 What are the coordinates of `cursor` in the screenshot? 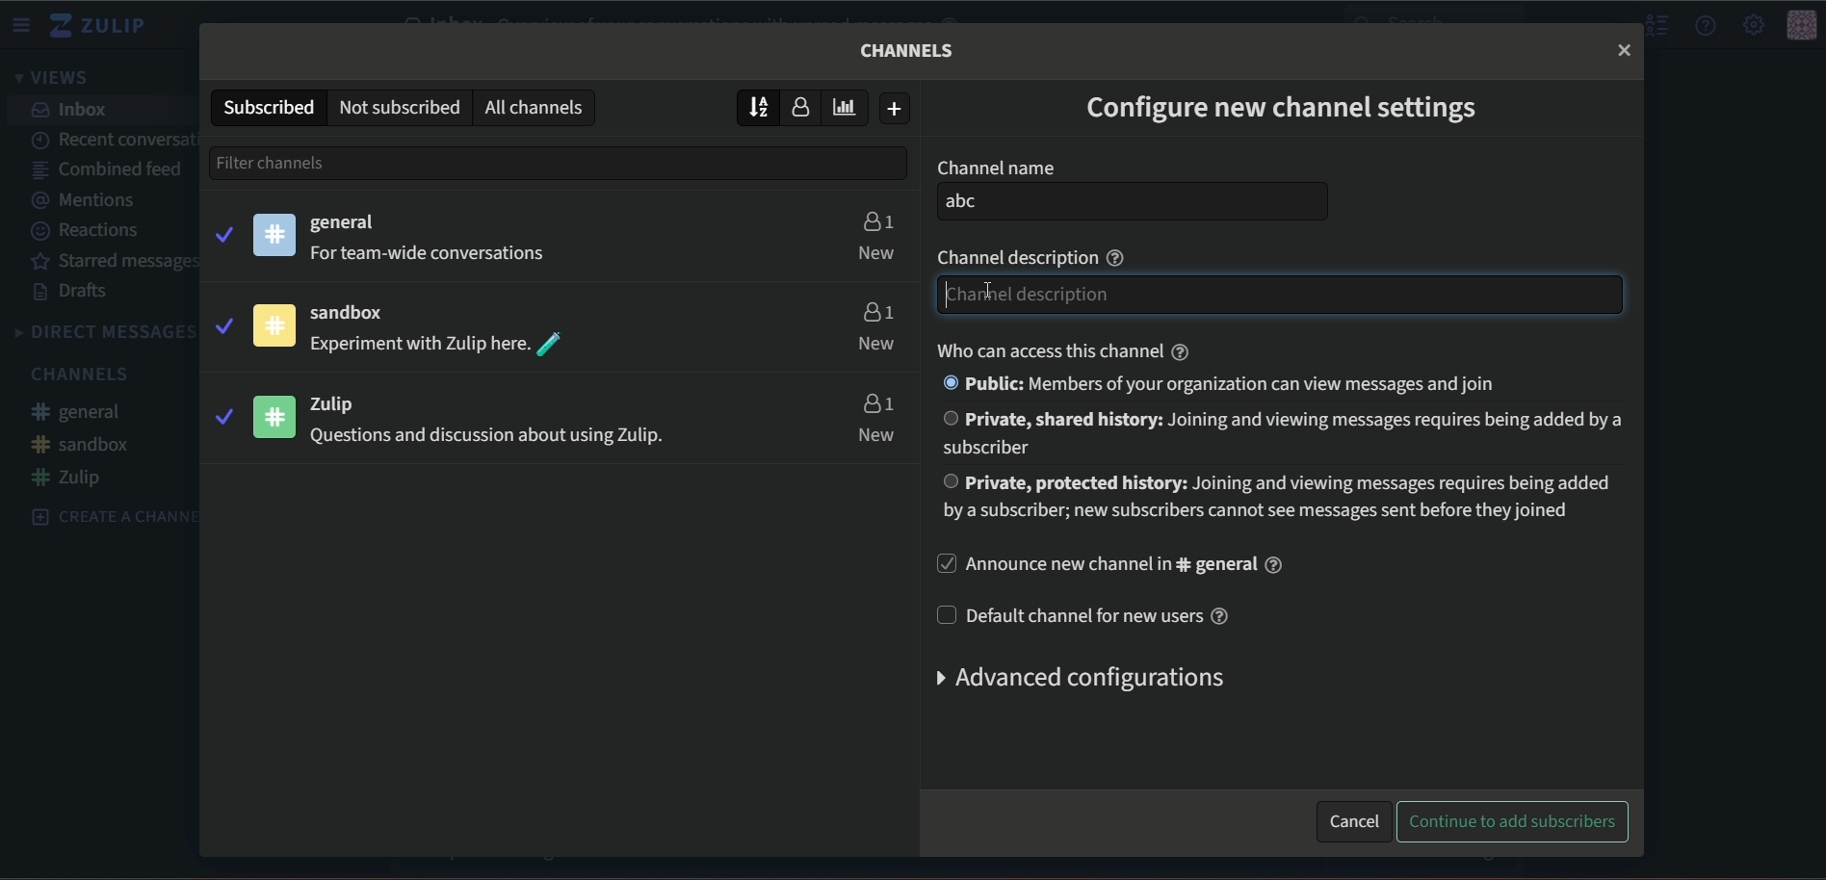 It's located at (959, 298).